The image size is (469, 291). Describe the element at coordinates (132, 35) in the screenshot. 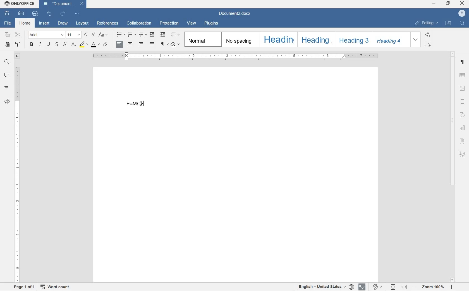

I see `numbering` at that location.